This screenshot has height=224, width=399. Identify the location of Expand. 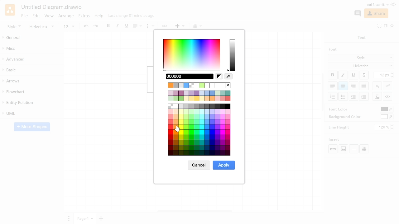
(379, 26).